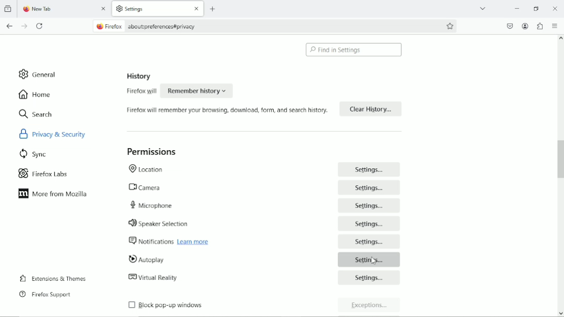 The height and width of the screenshot is (317, 564). I want to click on go back, so click(10, 26).